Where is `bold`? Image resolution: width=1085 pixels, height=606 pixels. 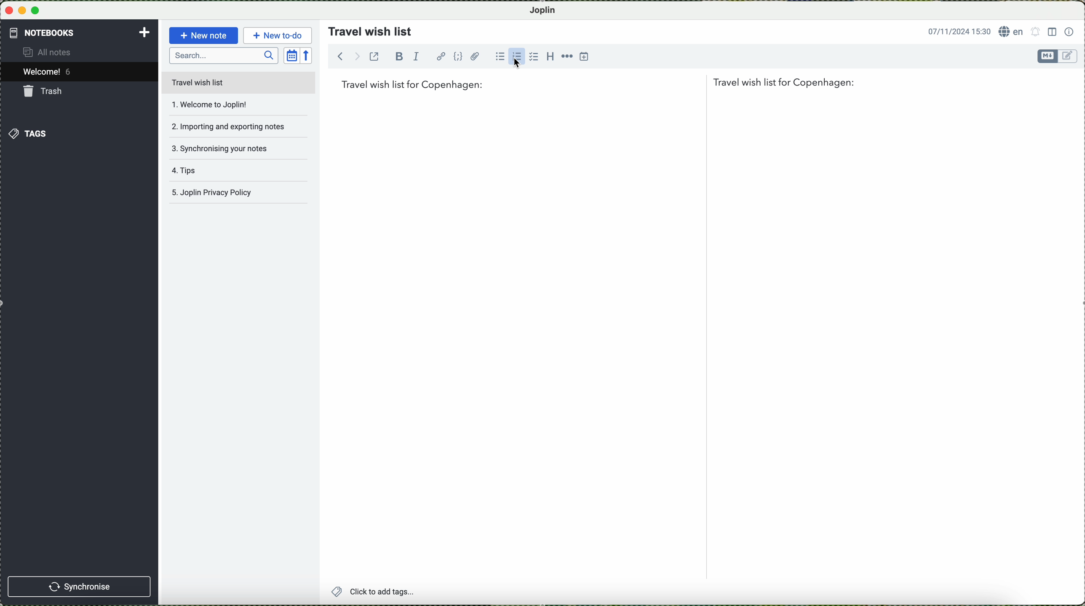 bold is located at coordinates (399, 56).